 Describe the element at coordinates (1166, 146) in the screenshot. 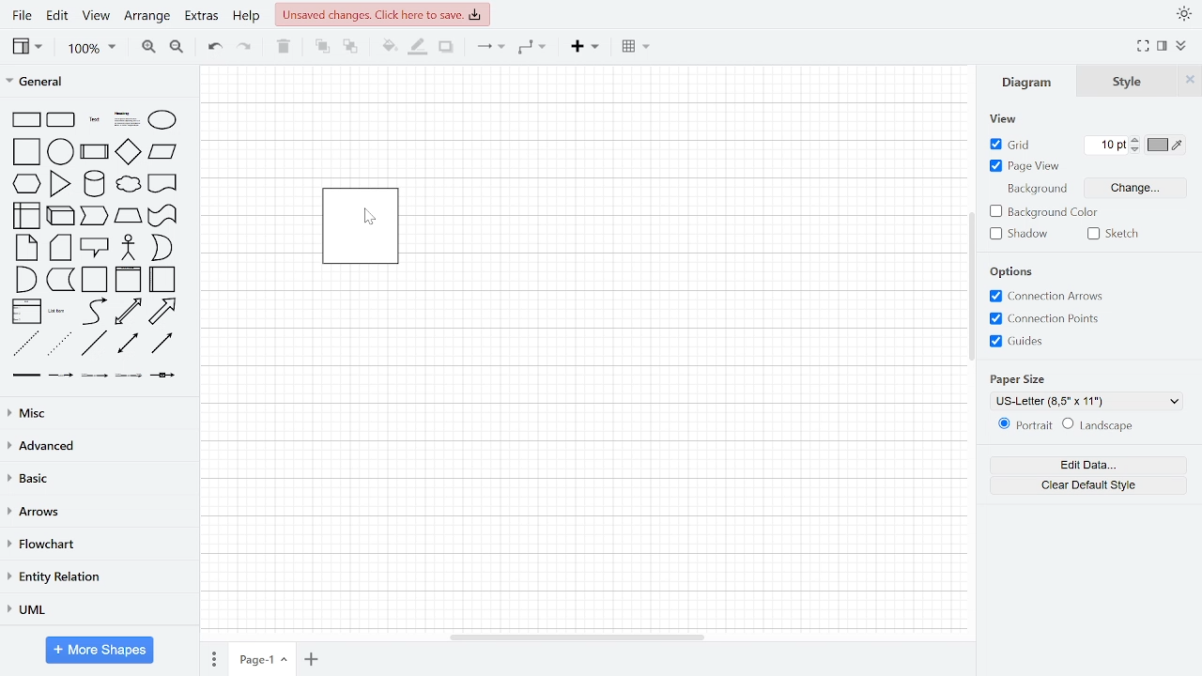

I see `grid color` at that location.